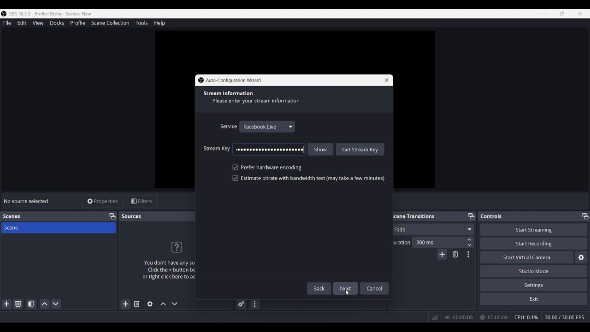 Image resolution: width=590 pixels, height=332 pixels. What do you see at coordinates (580, 14) in the screenshot?
I see `Close interface` at bounding box center [580, 14].